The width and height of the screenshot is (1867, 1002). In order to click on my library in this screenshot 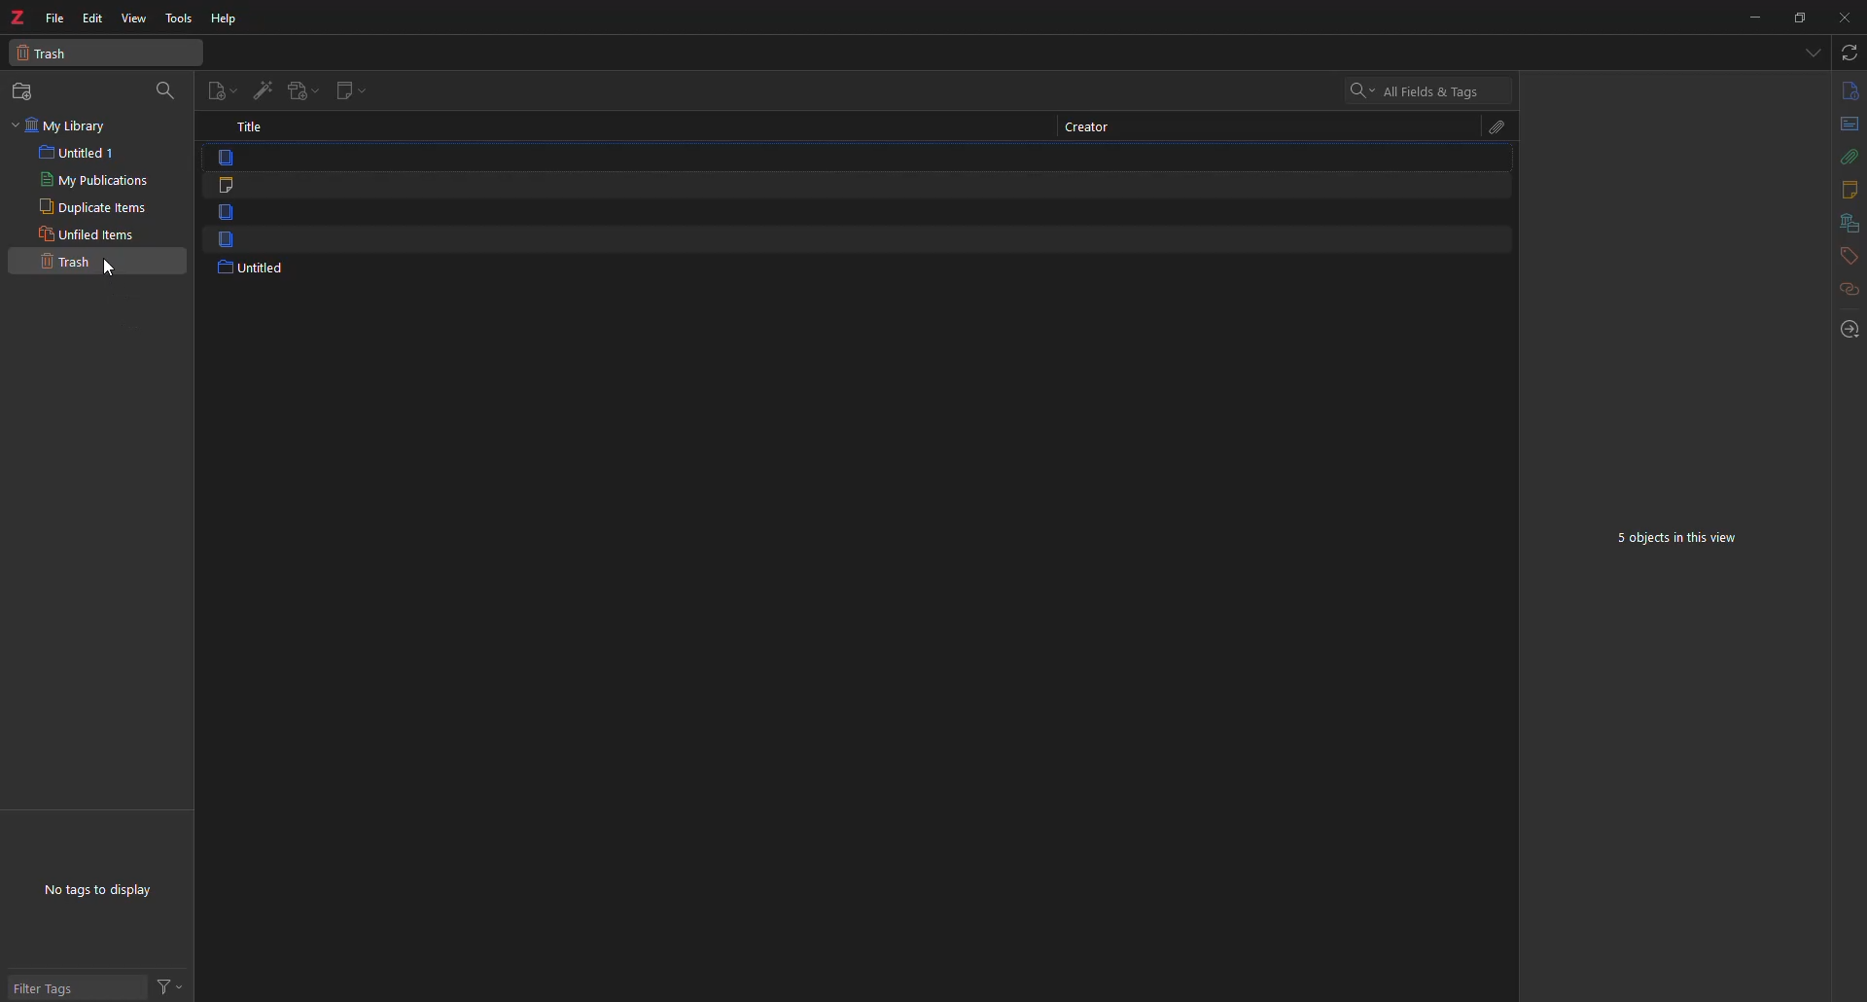, I will do `click(68, 125)`.